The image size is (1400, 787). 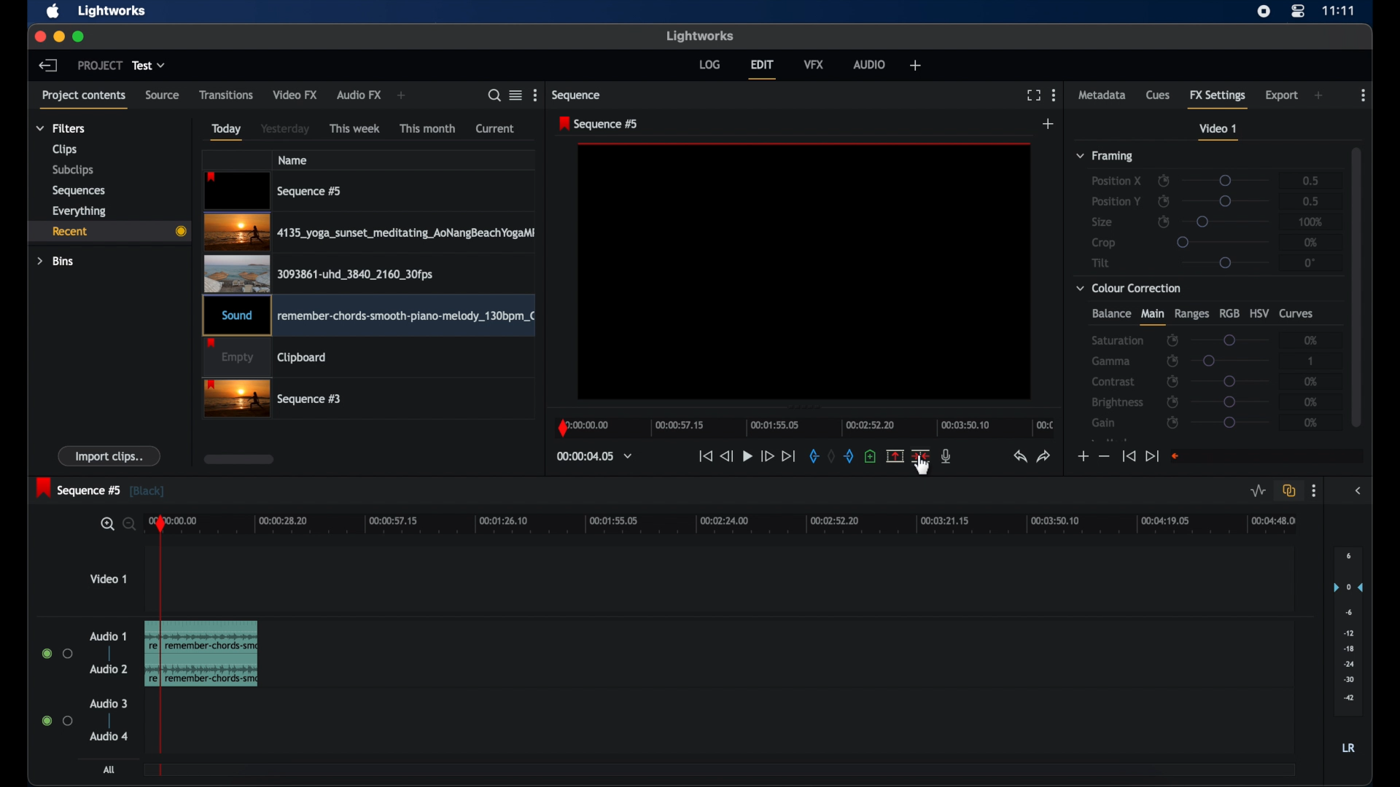 I want to click on cues, so click(x=1158, y=94).